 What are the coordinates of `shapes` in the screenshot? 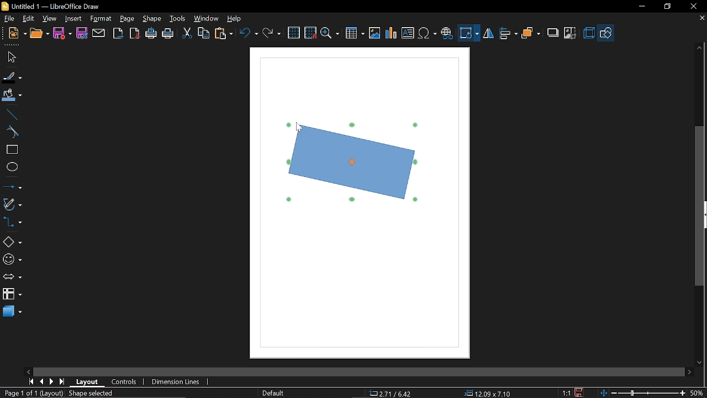 It's located at (606, 33).